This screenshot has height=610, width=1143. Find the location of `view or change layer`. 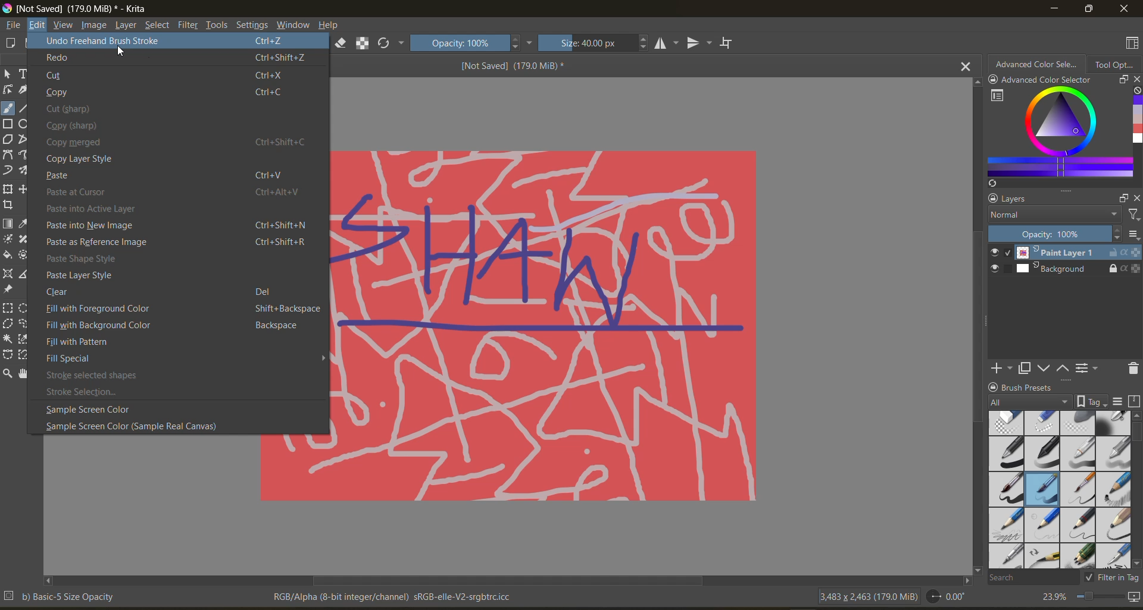

view or change layer is located at coordinates (1089, 367).